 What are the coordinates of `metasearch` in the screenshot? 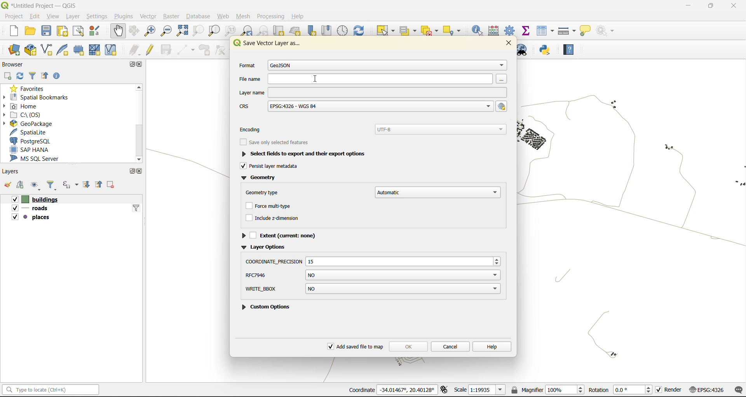 It's located at (525, 50).